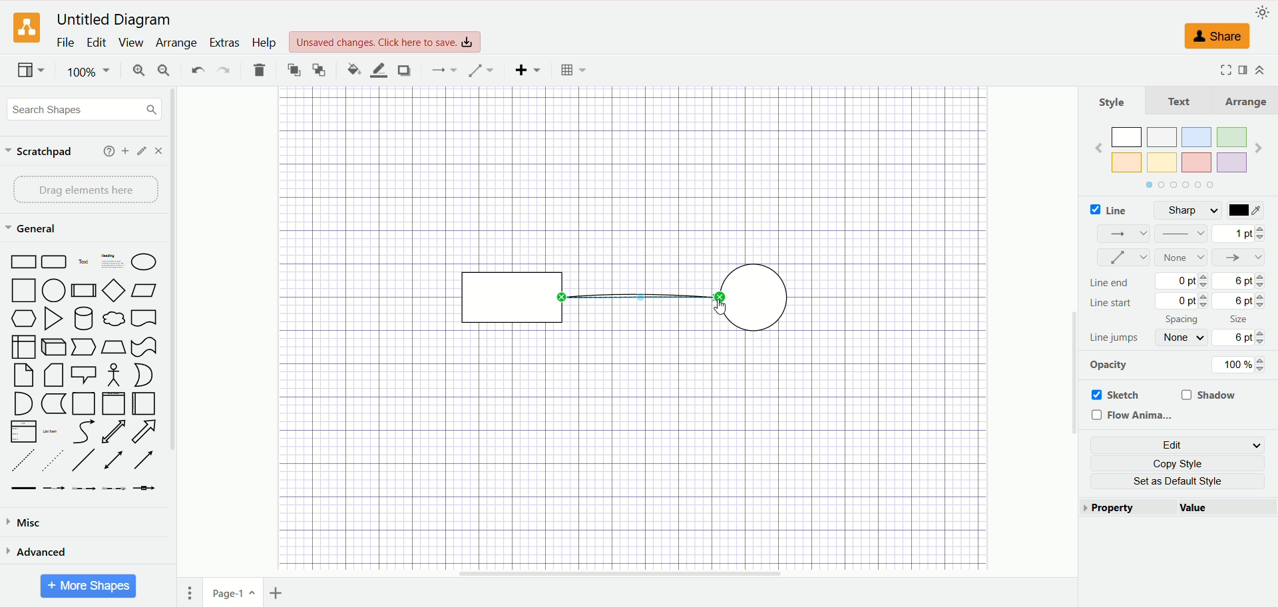  What do you see at coordinates (23, 346) in the screenshot?
I see `Box` at bounding box center [23, 346].